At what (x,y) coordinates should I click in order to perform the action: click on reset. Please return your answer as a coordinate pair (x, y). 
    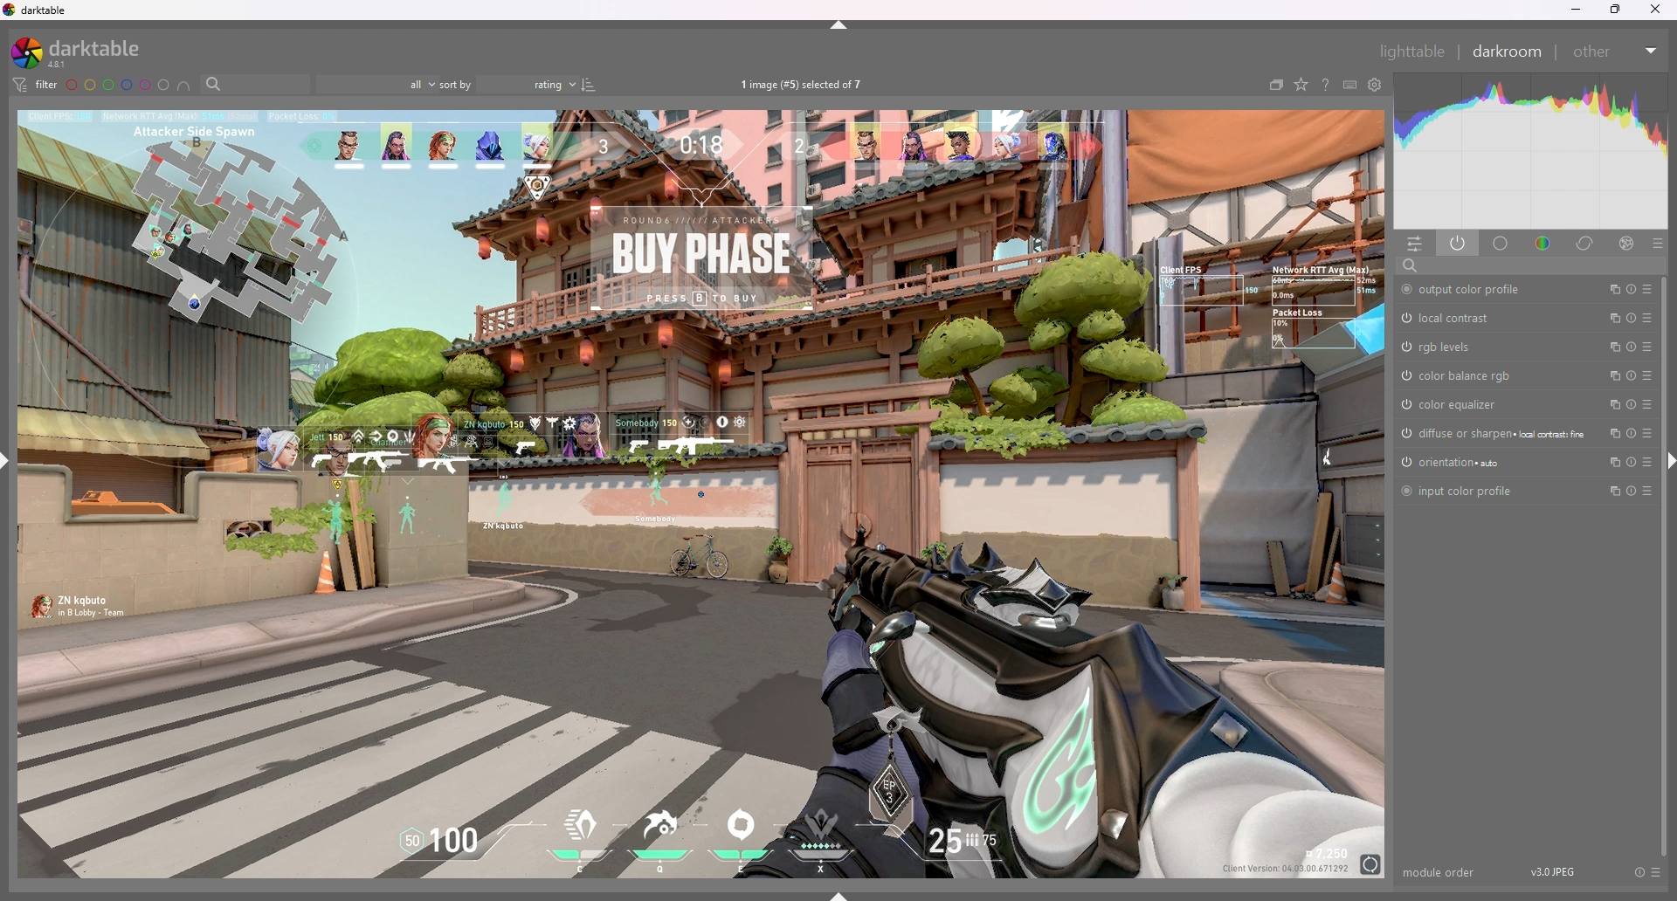
    Looking at the image, I should click on (1632, 349).